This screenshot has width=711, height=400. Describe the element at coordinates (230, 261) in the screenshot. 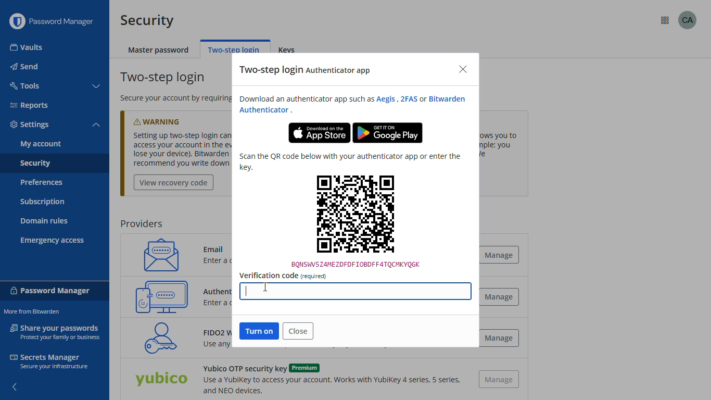

I see `Enter a code sent to your email.` at that location.